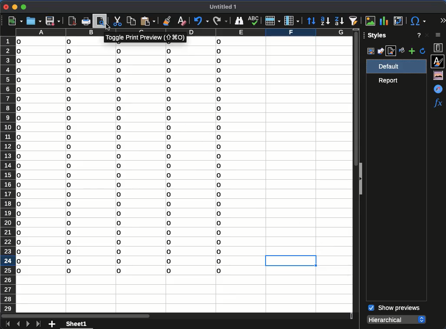  Describe the element at coordinates (6, 7) in the screenshot. I see `close` at that location.